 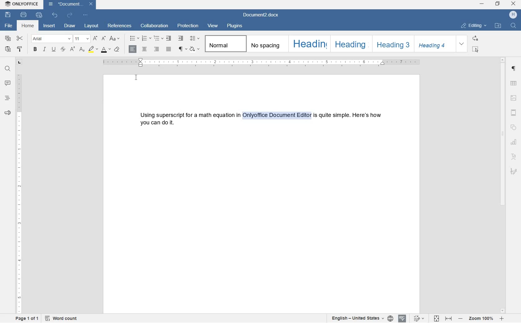 I want to click on insert, so click(x=50, y=25).